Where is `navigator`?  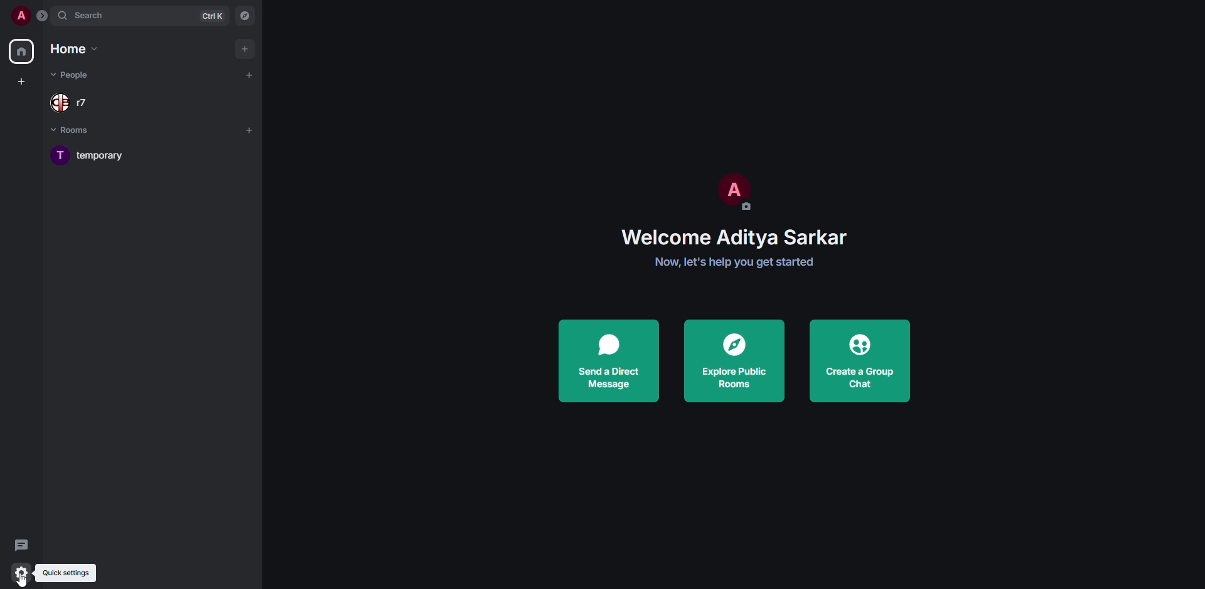
navigator is located at coordinates (245, 15).